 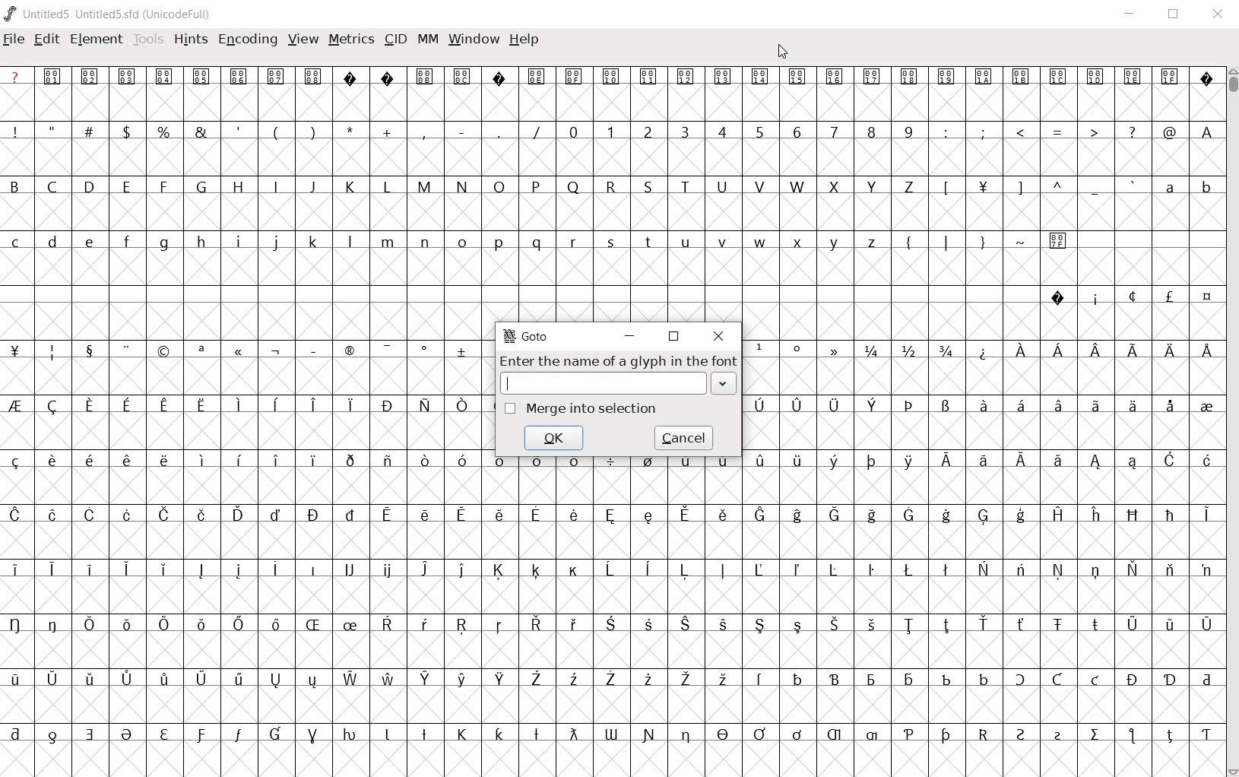 I want to click on Symbol, so click(x=164, y=350).